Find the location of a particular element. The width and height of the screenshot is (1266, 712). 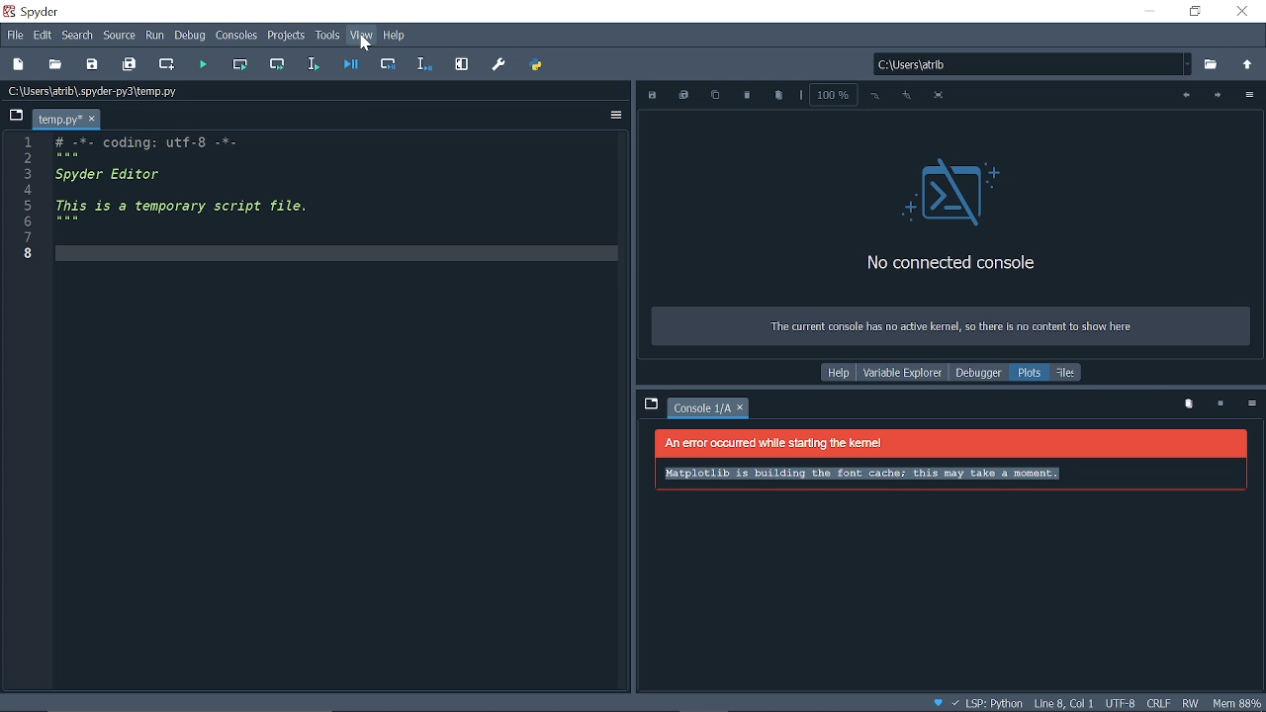

File is located at coordinates (13, 35).